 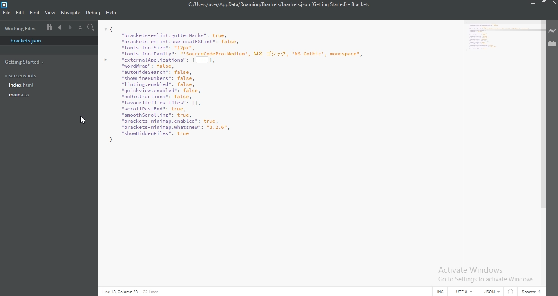 What do you see at coordinates (71, 27) in the screenshot?
I see `Next document` at bounding box center [71, 27].